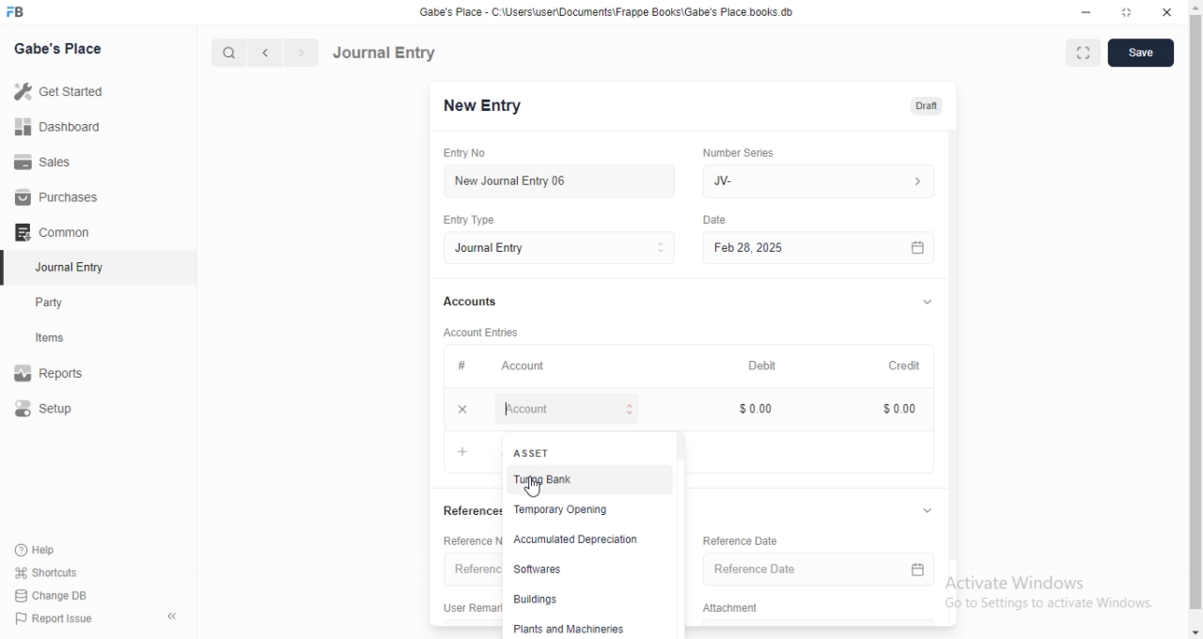  I want to click on ‘Number Series, so click(746, 149).